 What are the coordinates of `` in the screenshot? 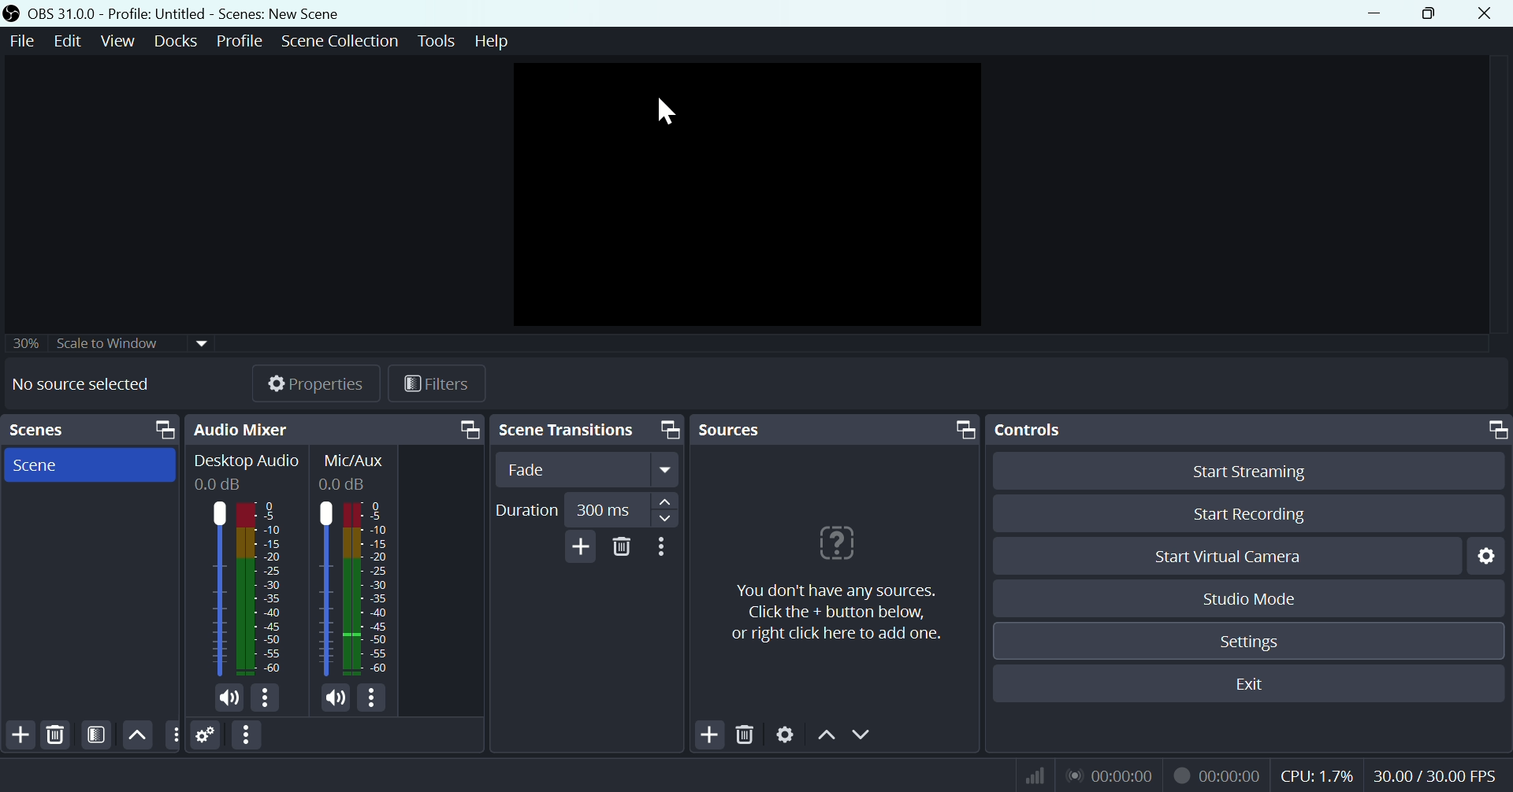 It's located at (173, 735).